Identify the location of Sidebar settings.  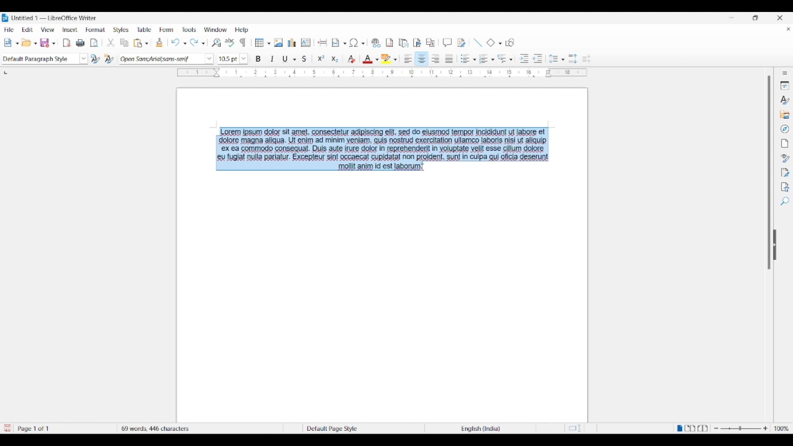
(785, 73).